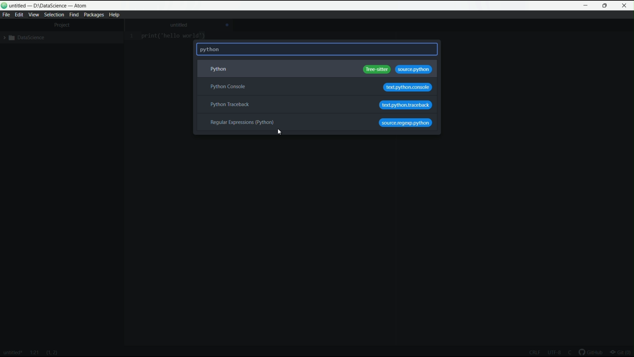 Image resolution: width=634 pixels, height=357 pixels. What do you see at coordinates (605, 6) in the screenshot?
I see `maximize or restore` at bounding box center [605, 6].